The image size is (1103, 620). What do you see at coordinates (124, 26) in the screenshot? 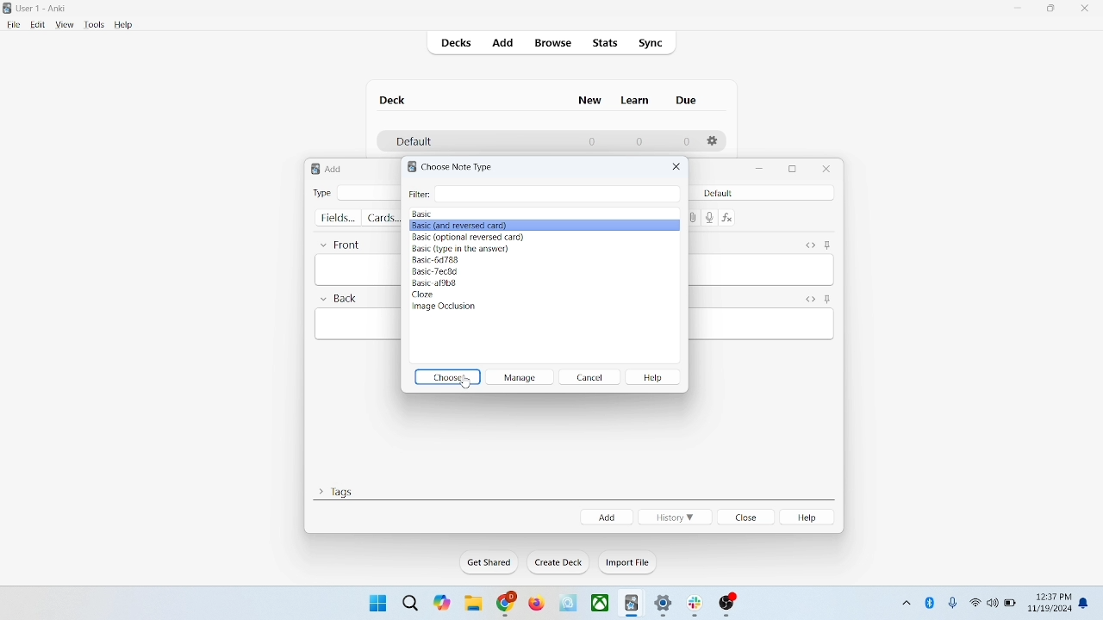
I see `help` at bounding box center [124, 26].